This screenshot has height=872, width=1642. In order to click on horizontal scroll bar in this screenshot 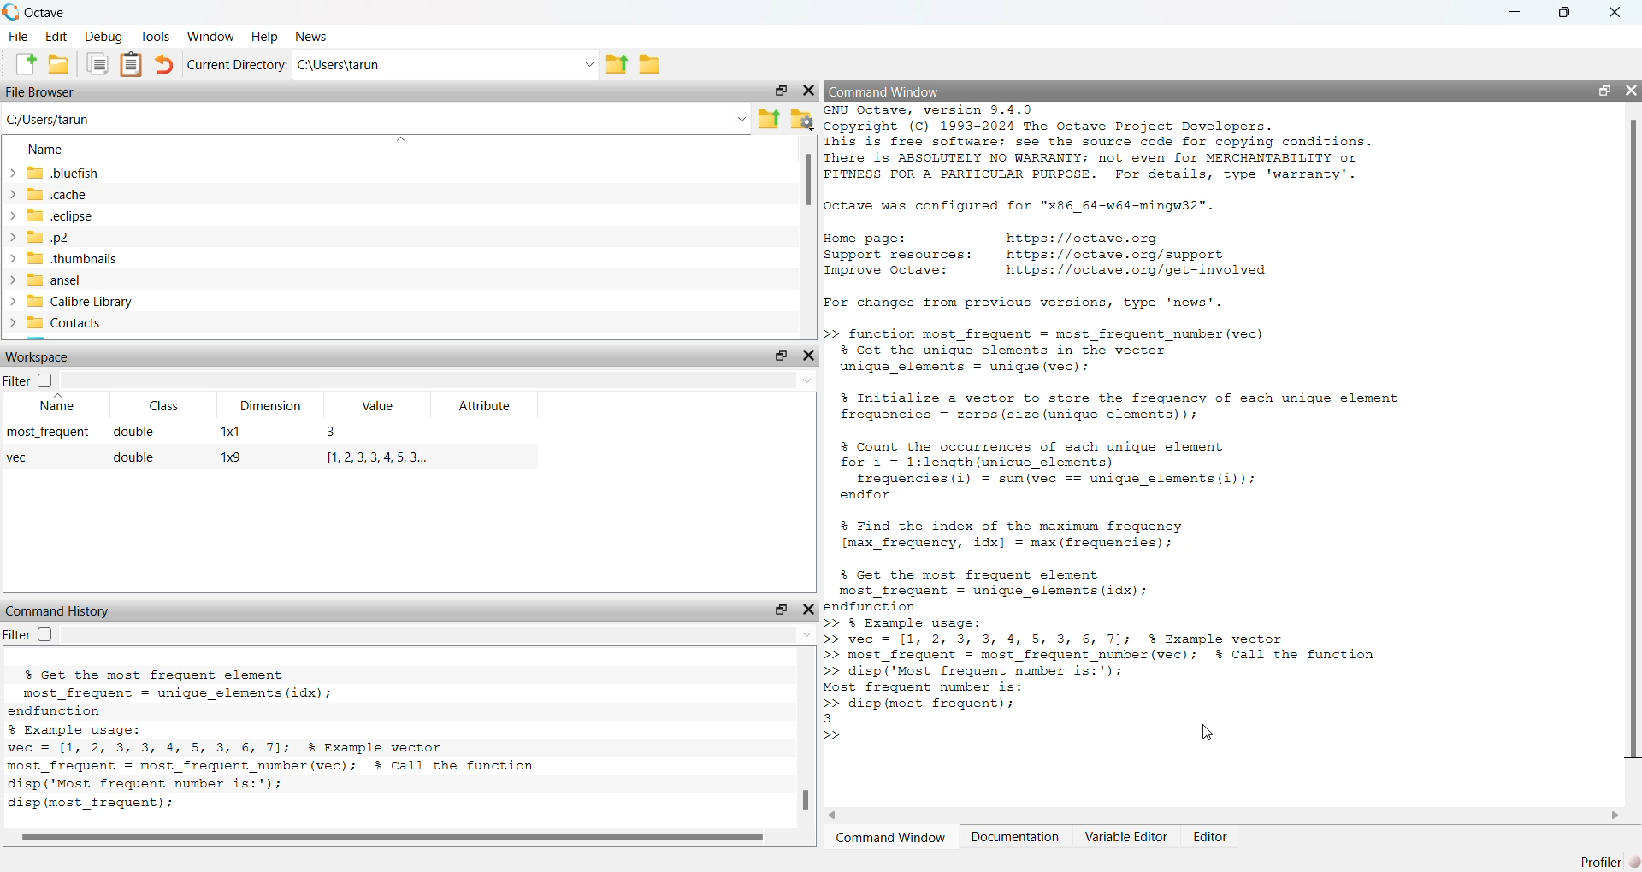, I will do `click(1224, 816)`.